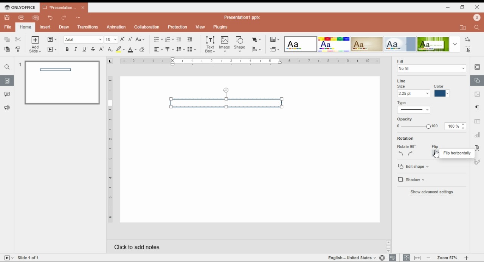 Image resolution: width=484 pixels, height=262 pixels. Describe the element at coordinates (111, 39) in the screenshot. I see `font size` at that location.